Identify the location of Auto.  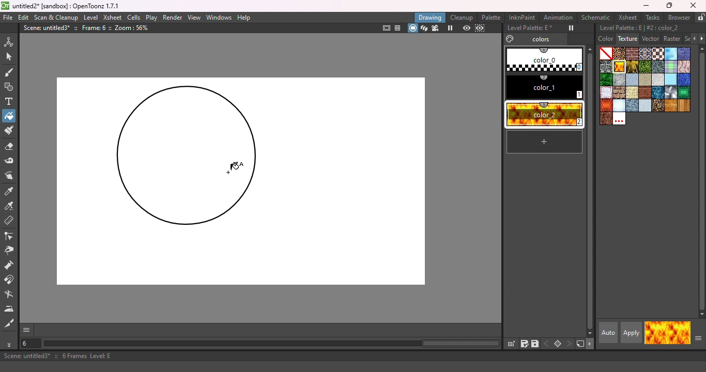
(607, 333).